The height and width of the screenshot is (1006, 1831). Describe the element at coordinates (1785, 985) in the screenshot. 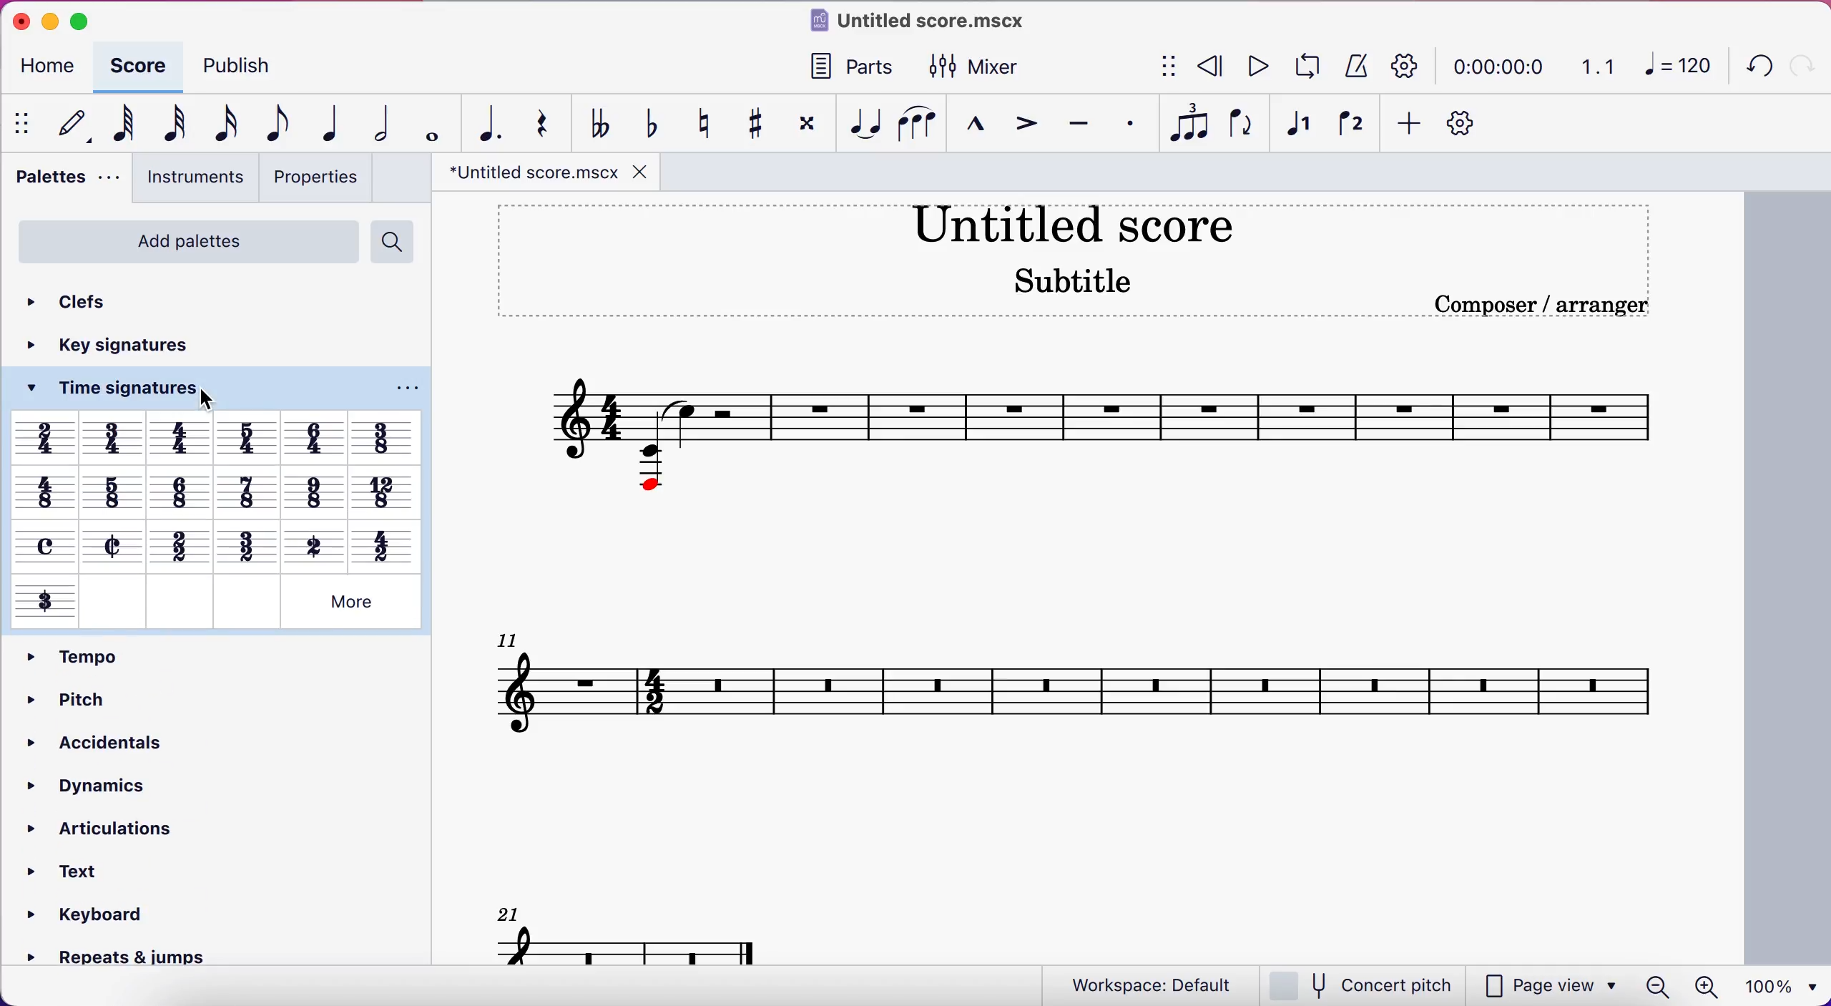

I see `100%` at that location.